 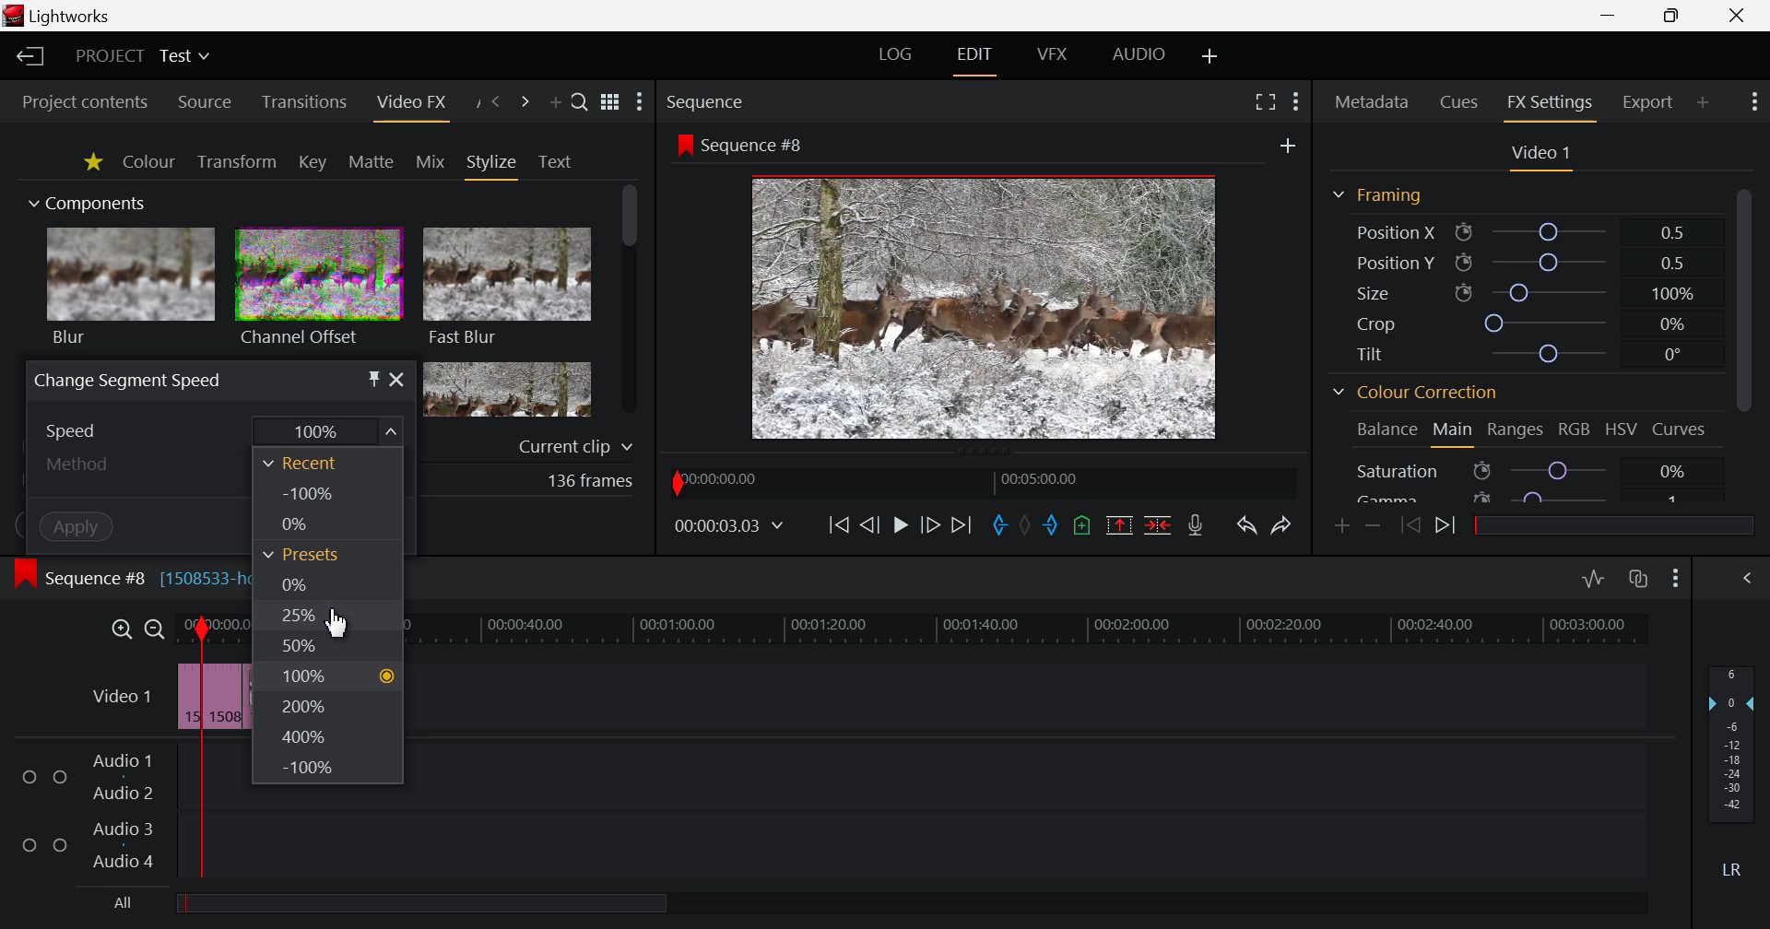 What do you see at coordinates (930, 525) in the screenshot?
I see `Go Forward` at bounding box center [930, 525].